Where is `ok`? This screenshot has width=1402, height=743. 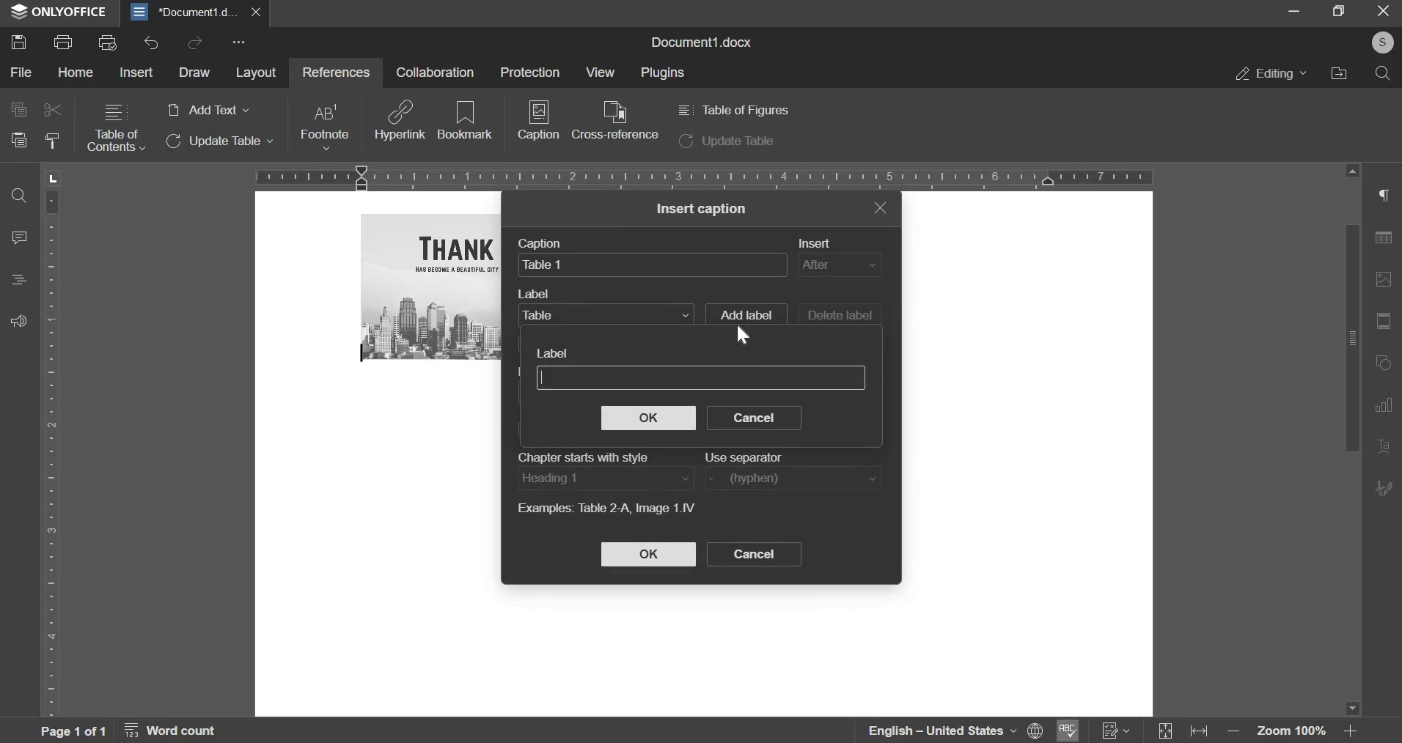 ok is located at coordinates (650, 417).